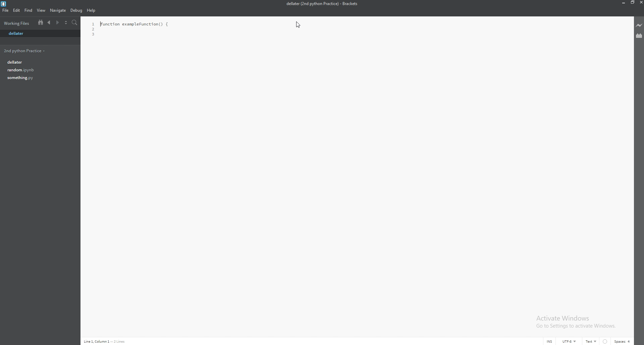  I want to click on utf-8, so click(570, 341).